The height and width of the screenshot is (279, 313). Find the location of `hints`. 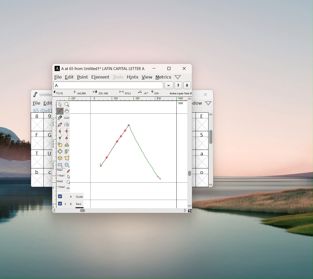

hints is located at coordinates (132, 77).